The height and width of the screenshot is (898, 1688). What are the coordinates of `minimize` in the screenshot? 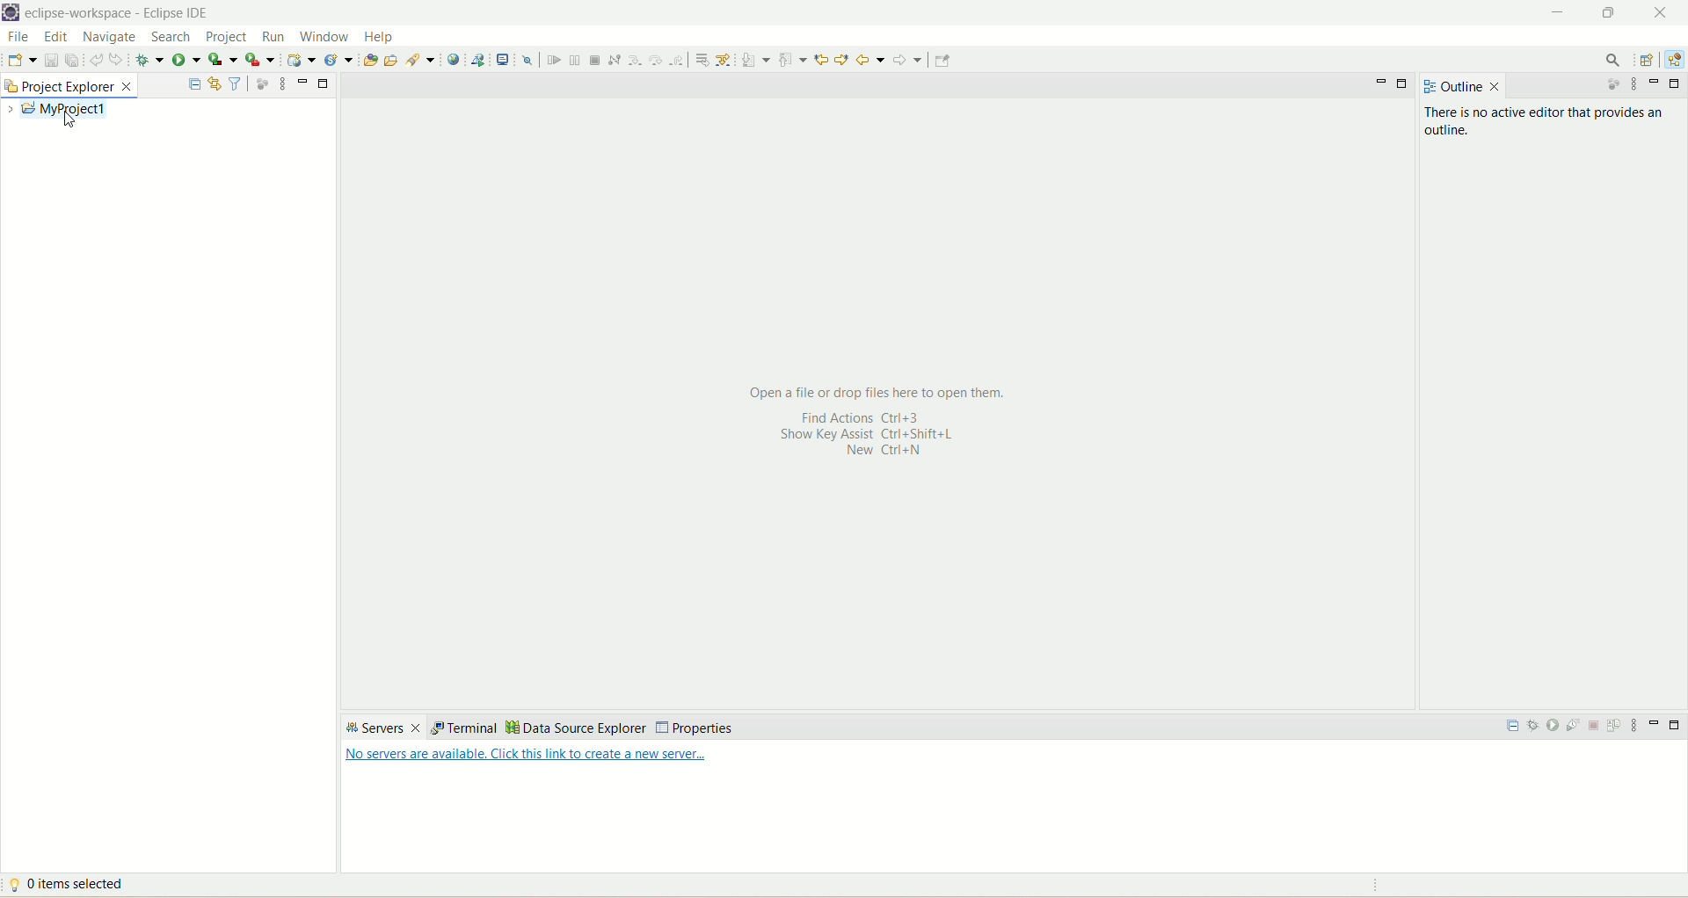 It's located at (324, 83).